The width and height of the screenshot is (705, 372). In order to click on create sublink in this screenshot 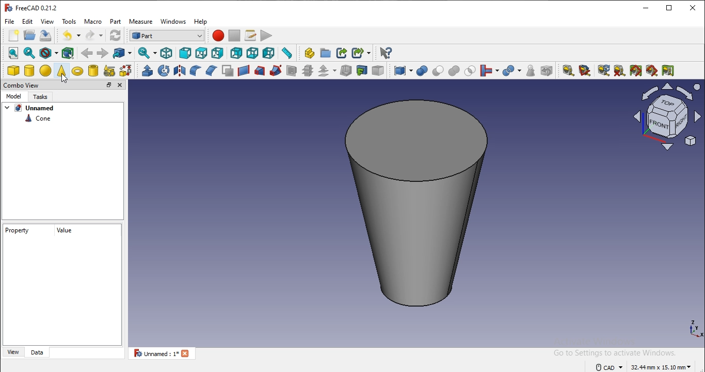, I will do `click(358, 52)`.